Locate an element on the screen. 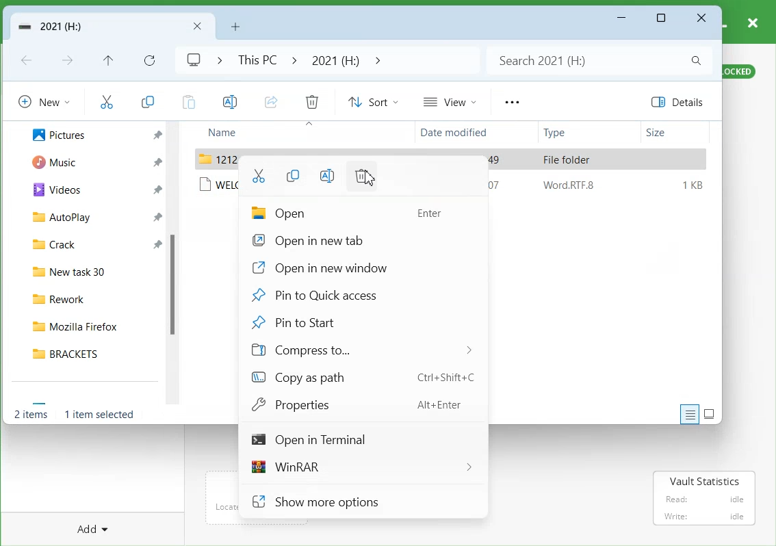 The height and width of the screenshot is (546, 776). Open in Terminal is located at coordinates (360, 439).